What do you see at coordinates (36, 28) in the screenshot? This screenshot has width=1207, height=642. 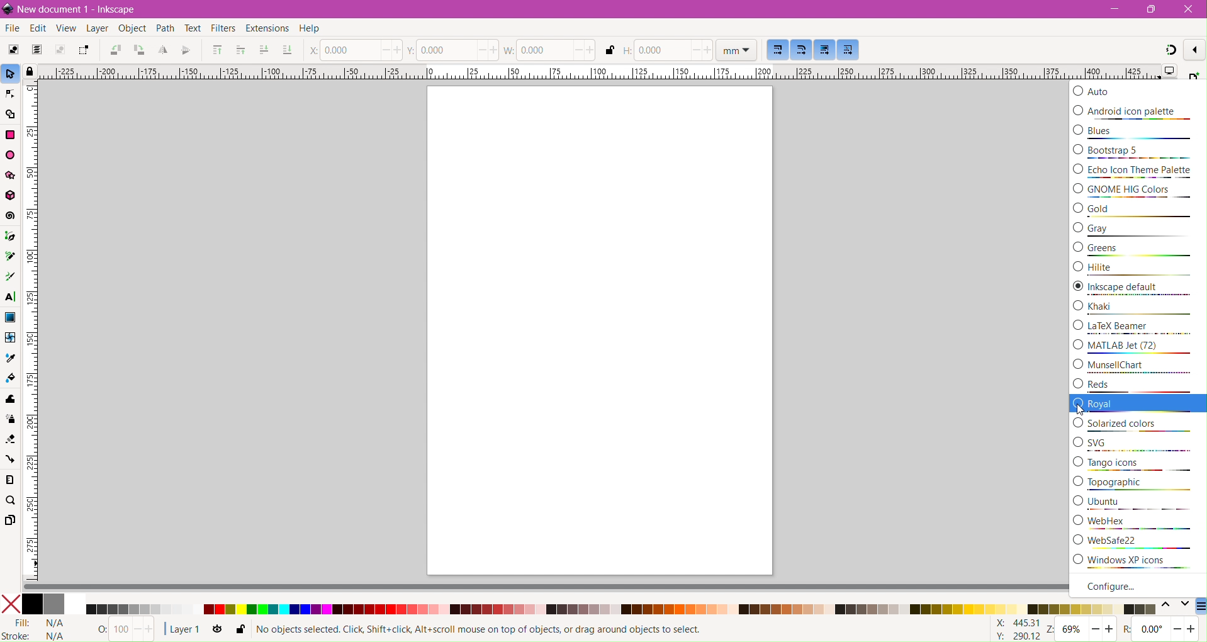 I see `Edit` at bounding box center [36, 28].